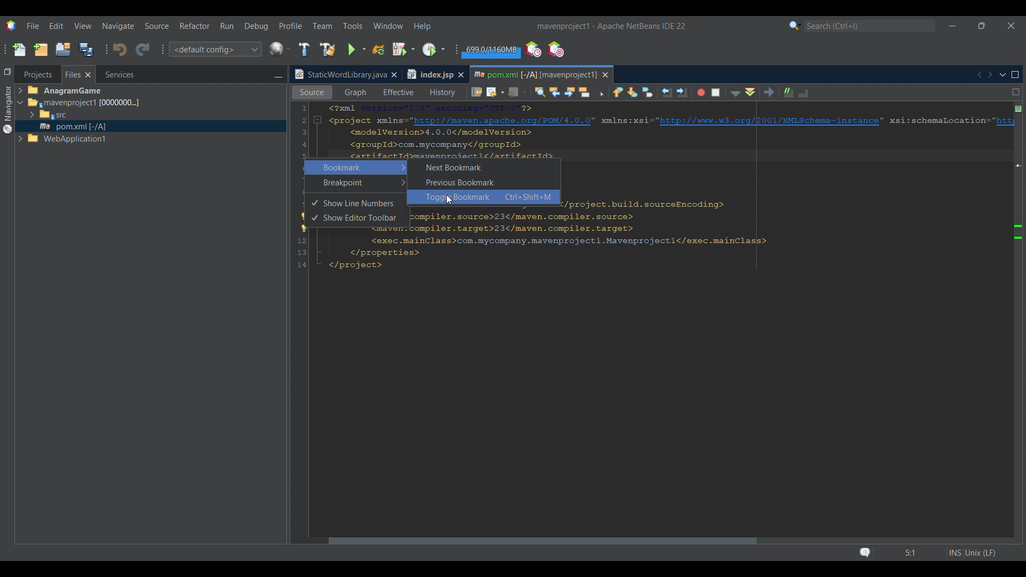  I want to click on Project name added, so click(611, 26).